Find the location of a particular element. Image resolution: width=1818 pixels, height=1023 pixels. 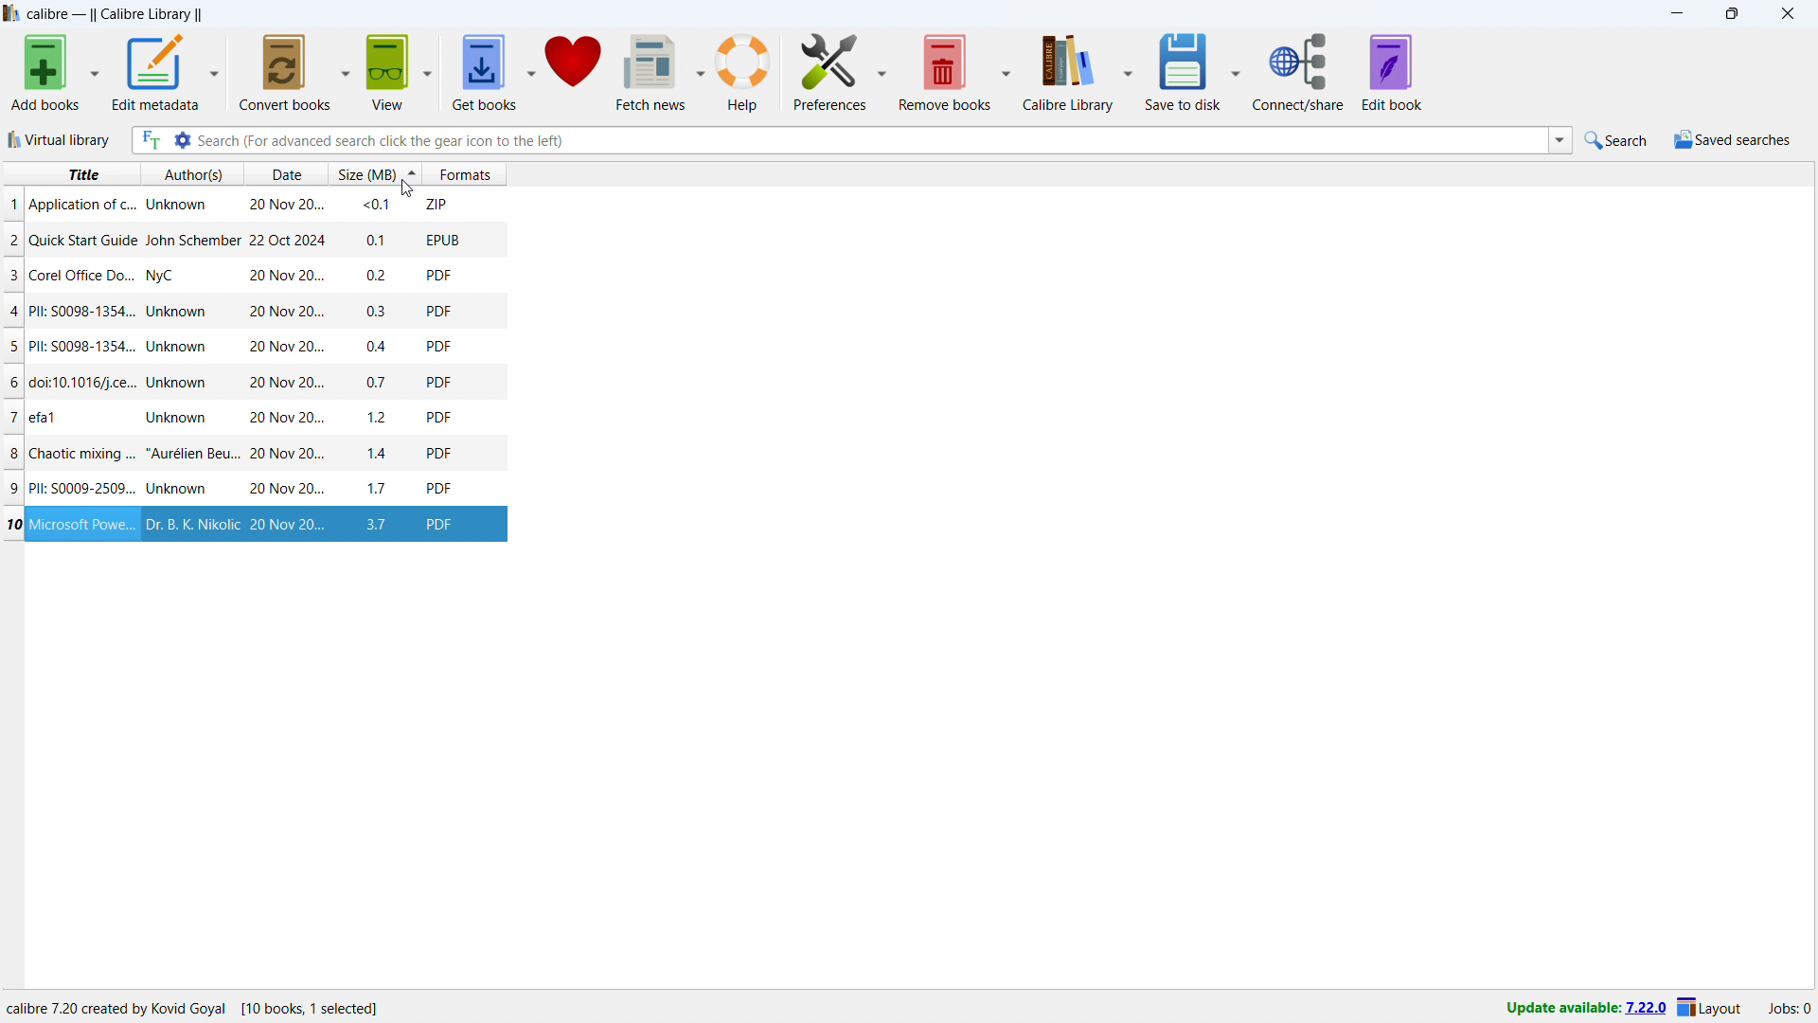

get books options is located at coordinates (532, 71).